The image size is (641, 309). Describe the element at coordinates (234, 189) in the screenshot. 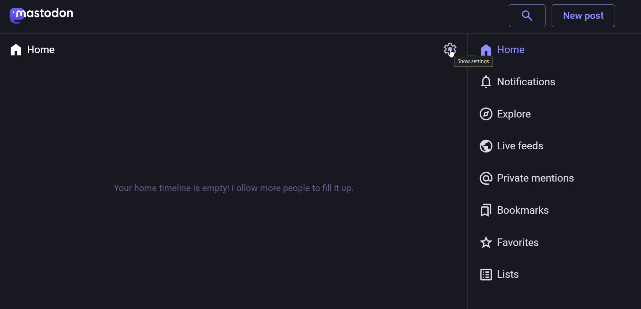

I see `Your home timeline is empty! Follow more people to fill it up.` at that location.